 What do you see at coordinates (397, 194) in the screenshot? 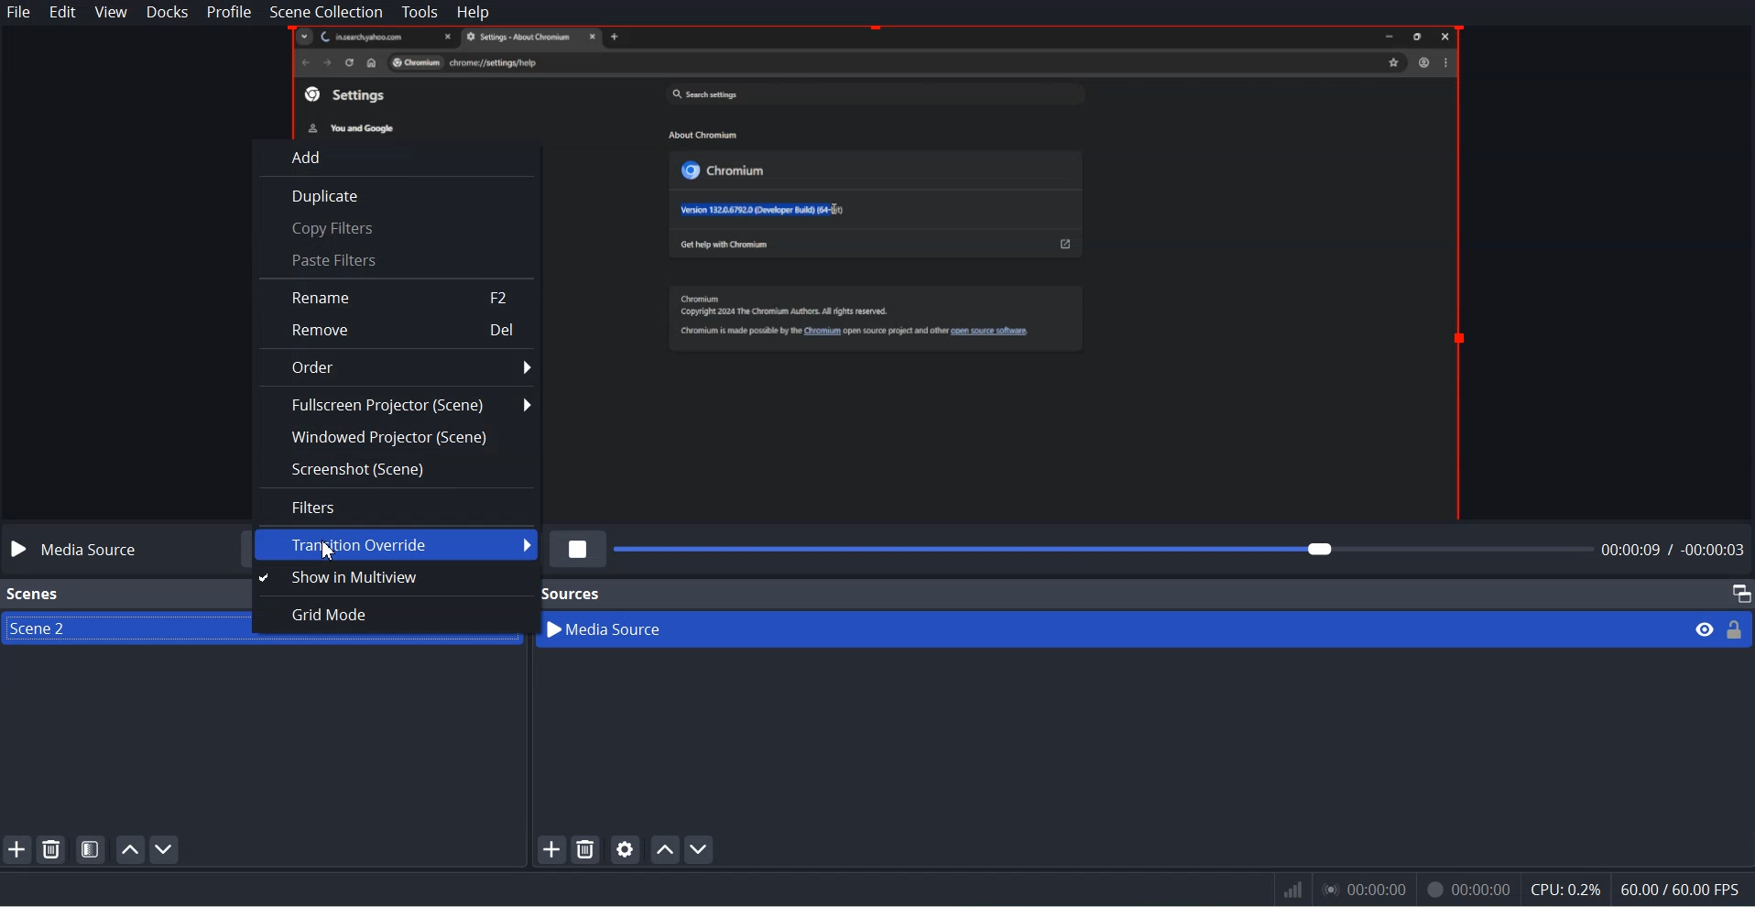
I see `Duplicates` at bounding box center [397, 194].